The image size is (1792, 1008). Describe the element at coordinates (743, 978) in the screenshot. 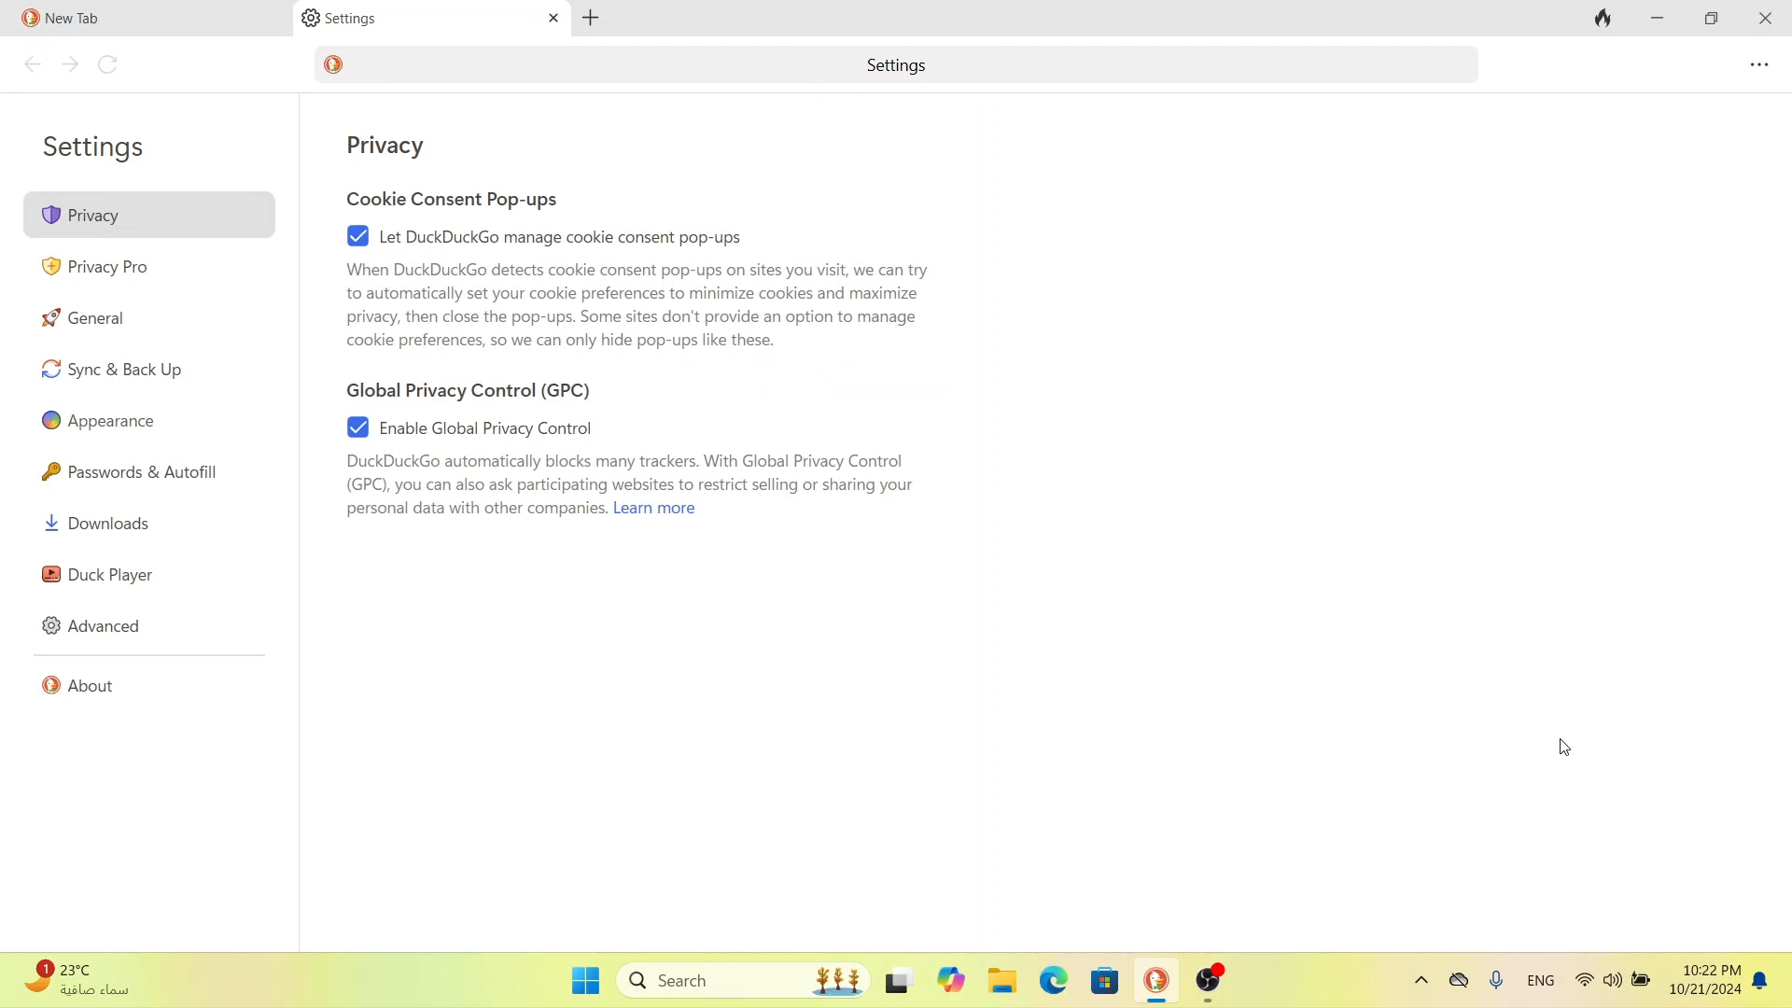

I see `search` at that location.